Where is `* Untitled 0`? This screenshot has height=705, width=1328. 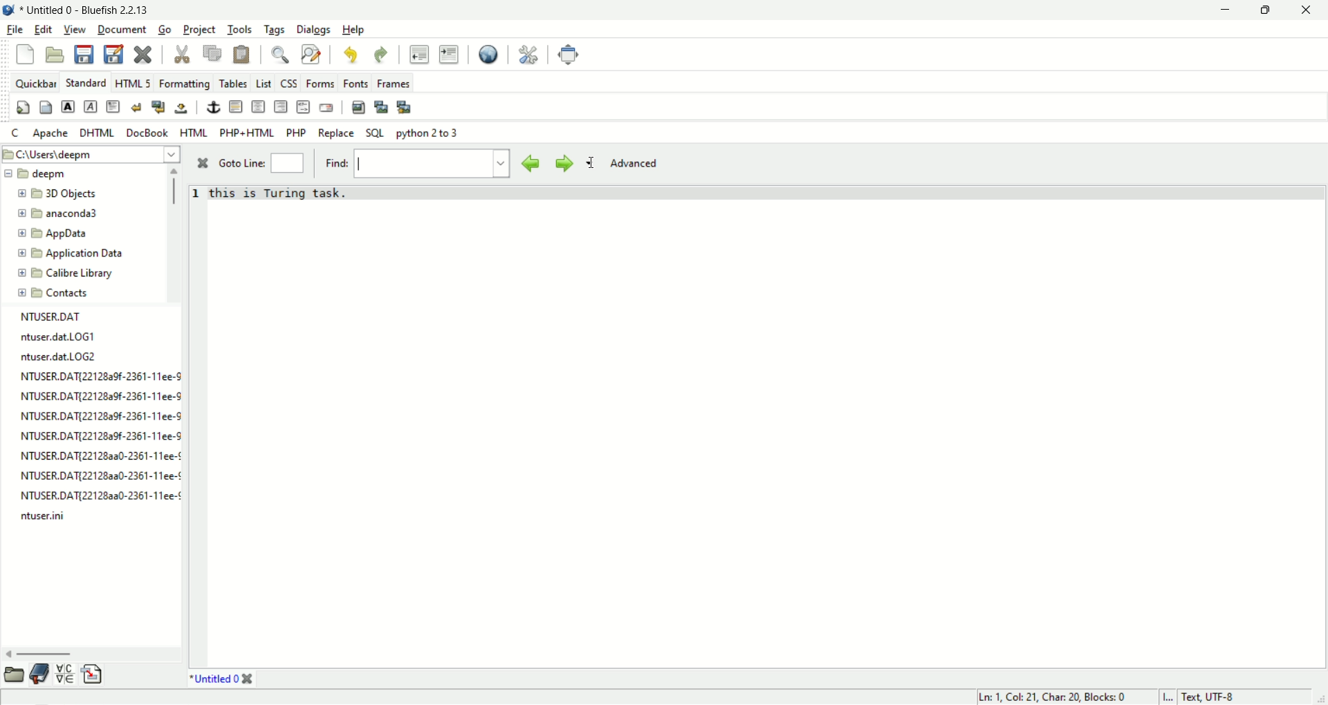
* Untitled 0 is located at coordinates (214, 680).